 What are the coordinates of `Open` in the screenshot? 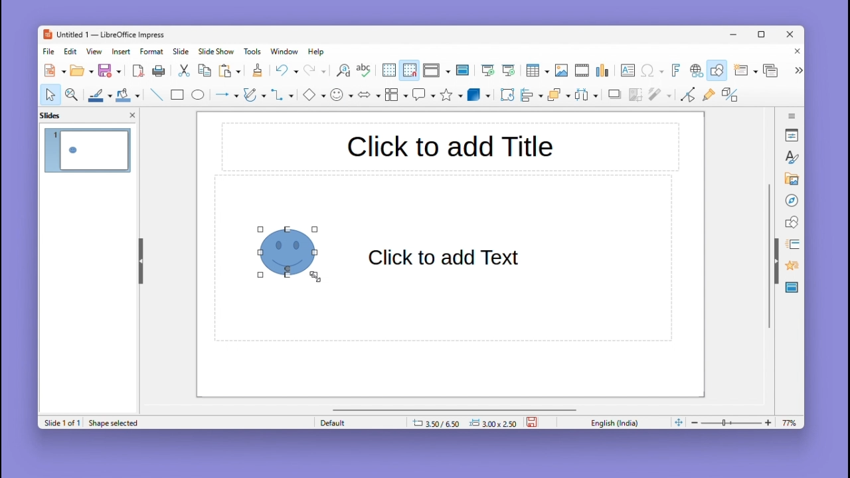 It's located at (82, 71).